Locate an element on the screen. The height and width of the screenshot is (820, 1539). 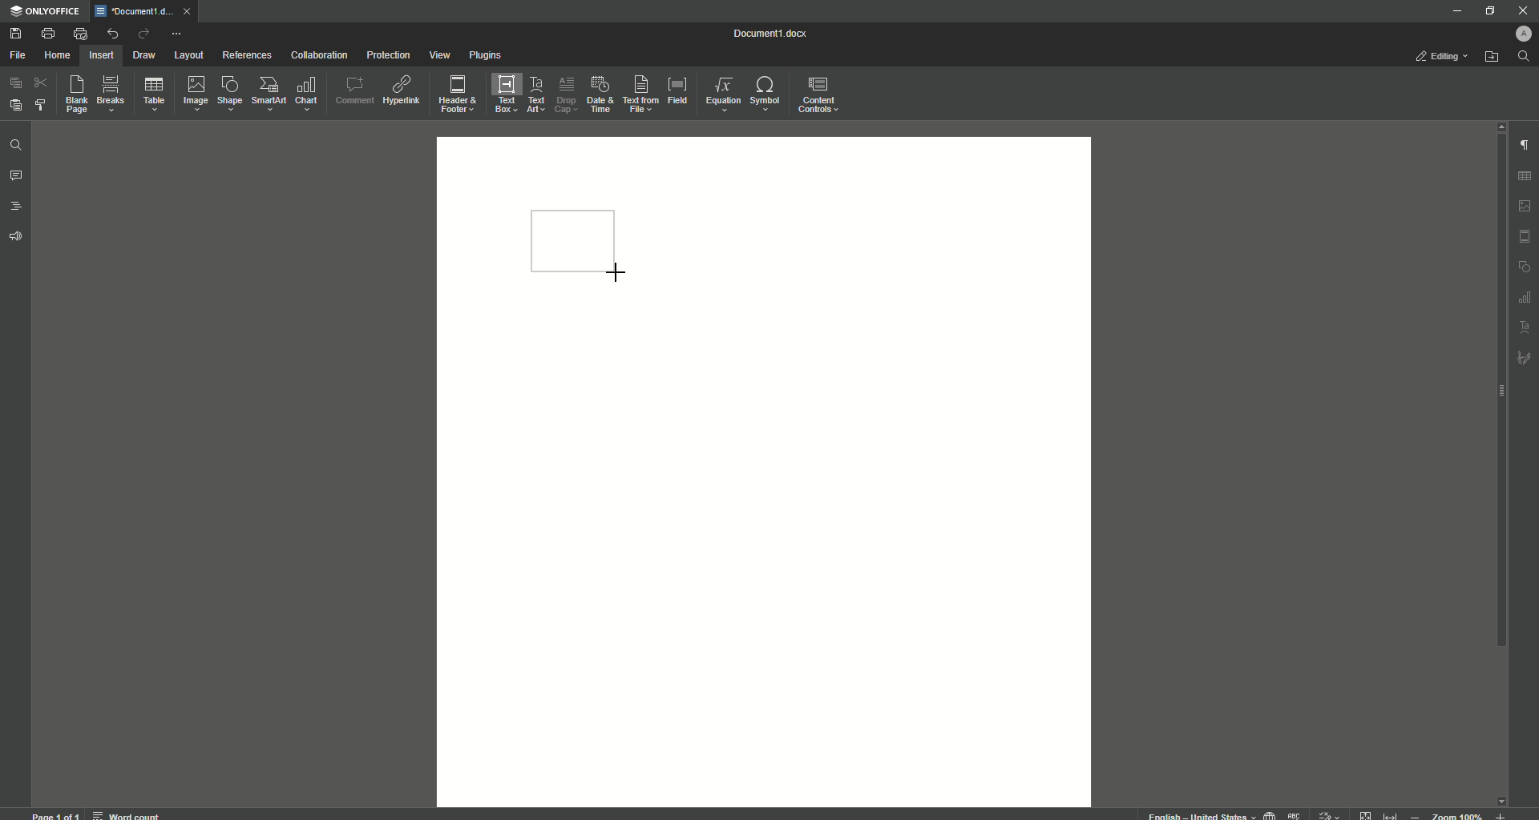
Print is located at coordinates (47, 34).